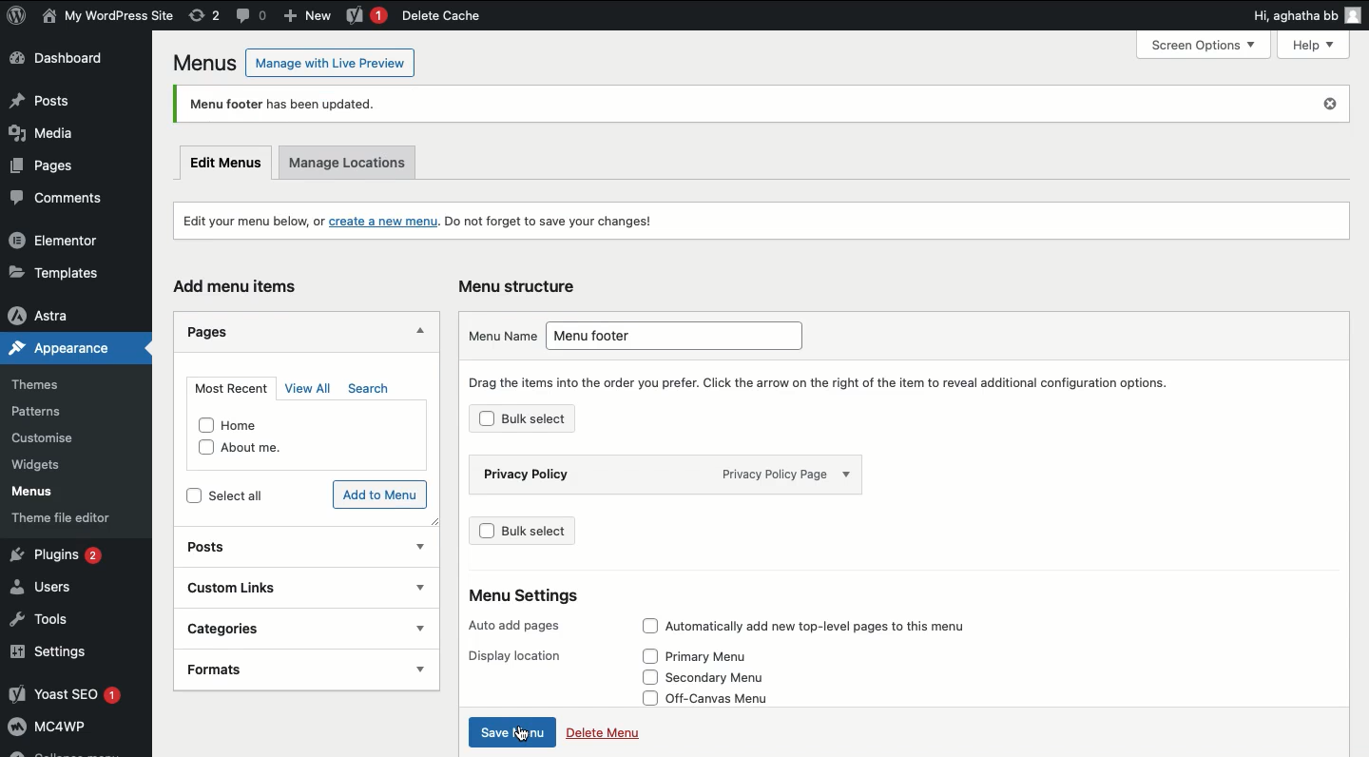 This screenshot has height=757, width=1369. What do you see at coordinates (521, 592) in the screenshot?
I see `Menu Settings` at bounding box center [521, 592].